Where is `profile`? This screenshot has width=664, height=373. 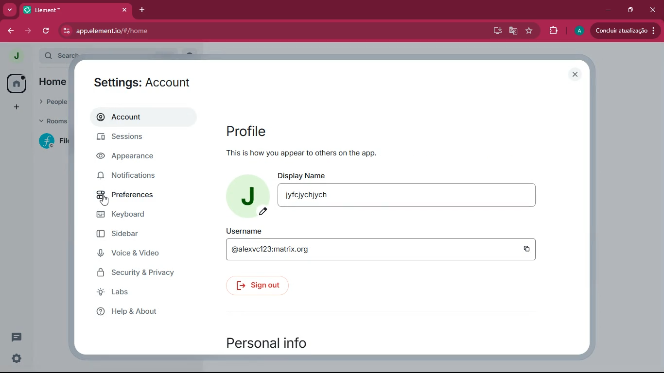 profile is located at coordinates (248, 130).